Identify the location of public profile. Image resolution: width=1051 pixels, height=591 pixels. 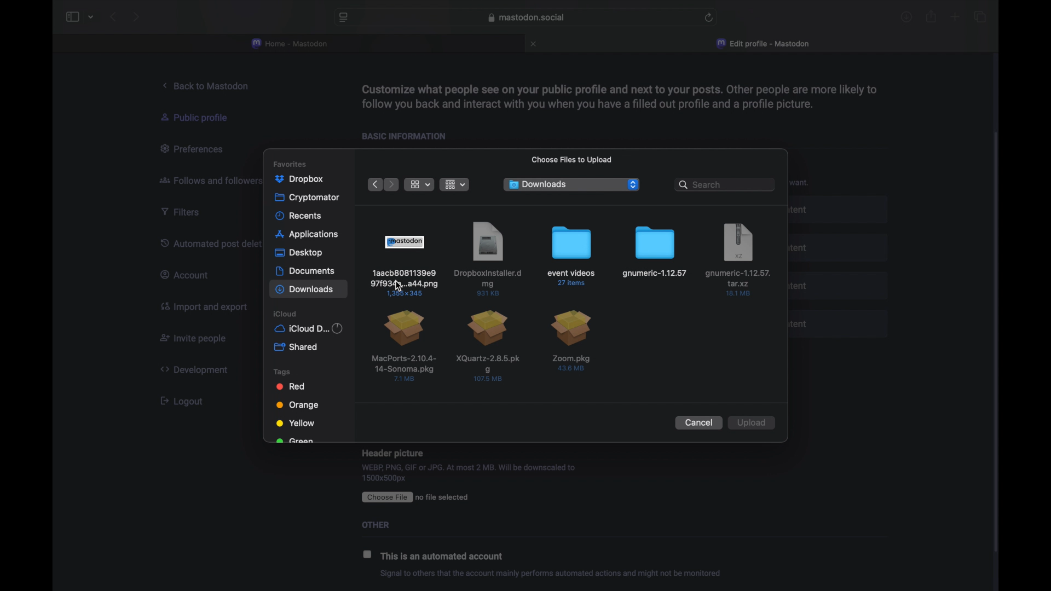
(200, 118).